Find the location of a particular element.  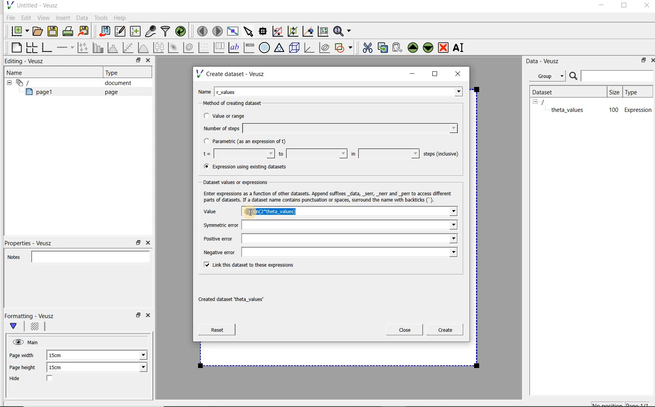

visible (click to hide, set Hide to true) is located at coordinates (17, 342).